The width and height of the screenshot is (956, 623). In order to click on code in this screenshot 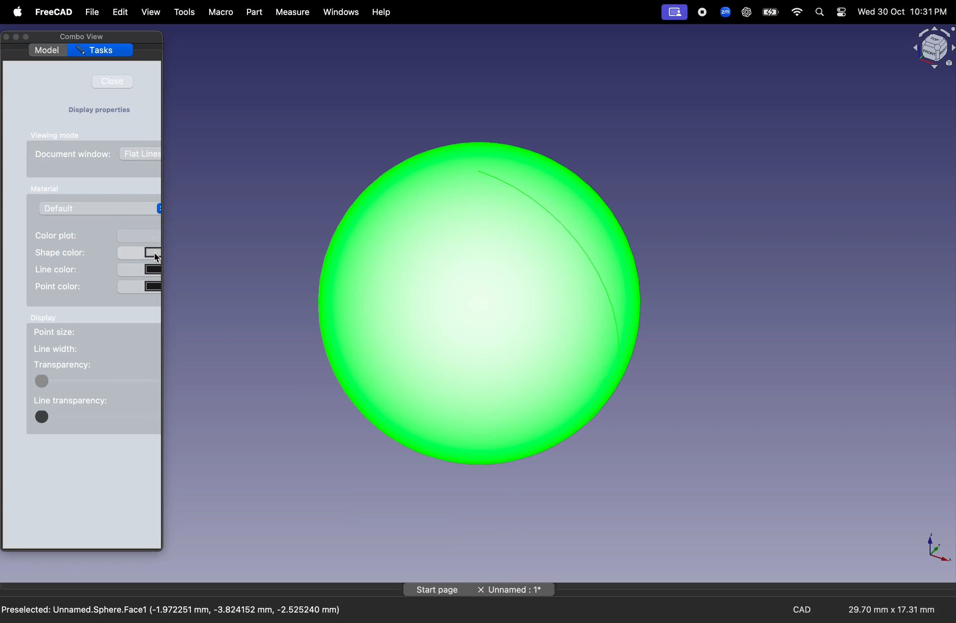, I will do `click(95, 418)`.